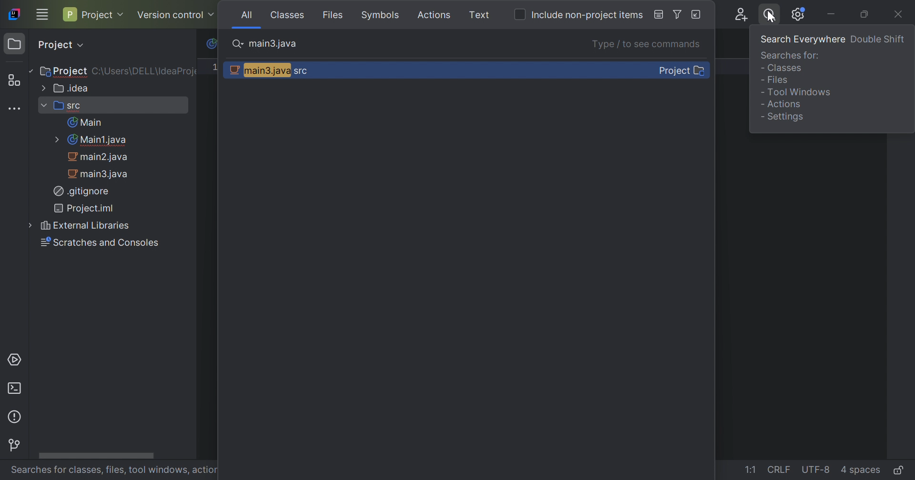  Describe the element at coordinates (84, 122) in the screenshot. I see `Main` at that location.